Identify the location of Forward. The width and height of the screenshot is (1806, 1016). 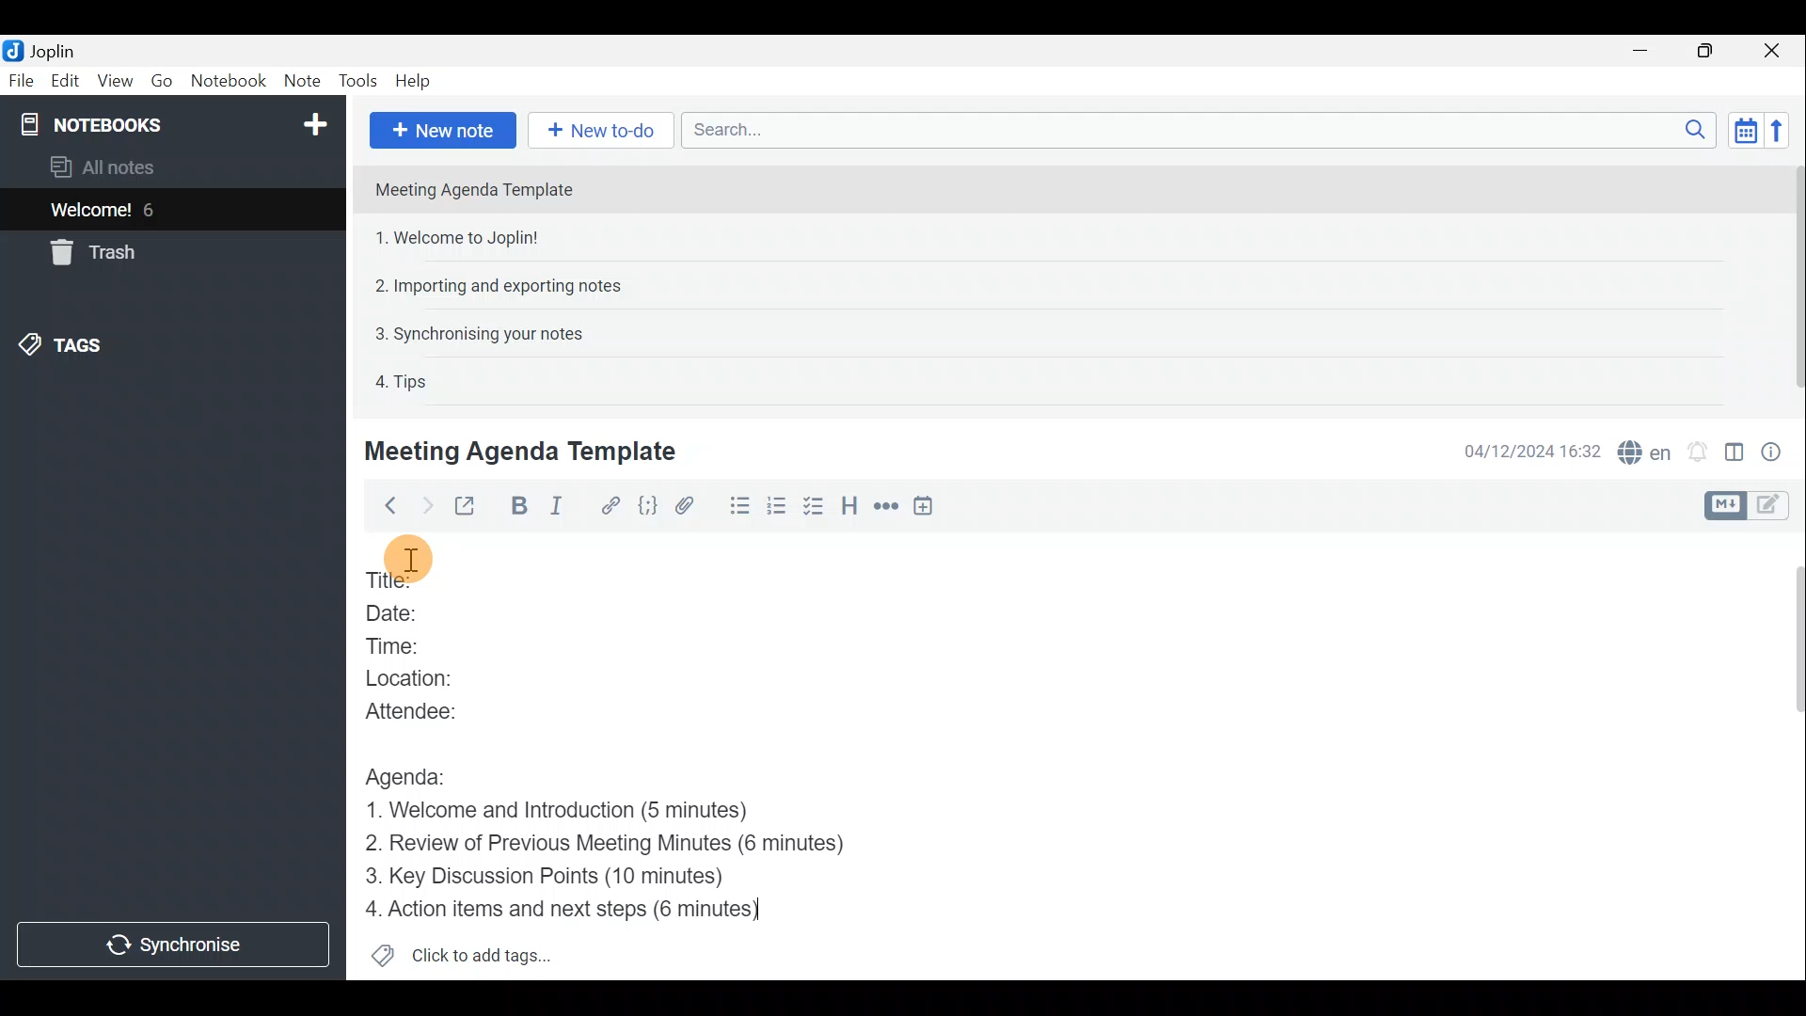
(424, 505).